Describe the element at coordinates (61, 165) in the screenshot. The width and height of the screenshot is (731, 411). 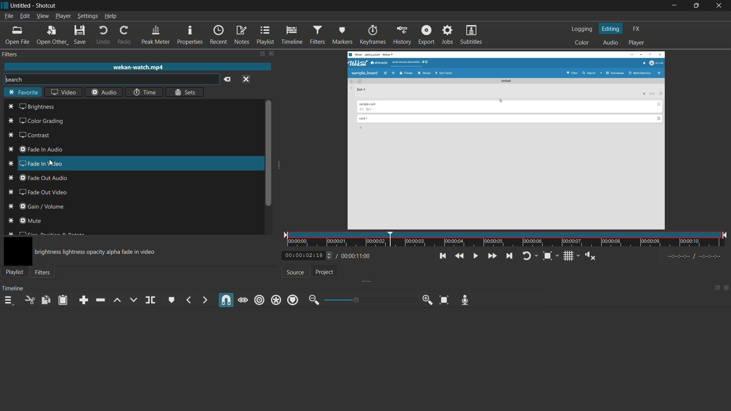
I see `cursor` at that location.